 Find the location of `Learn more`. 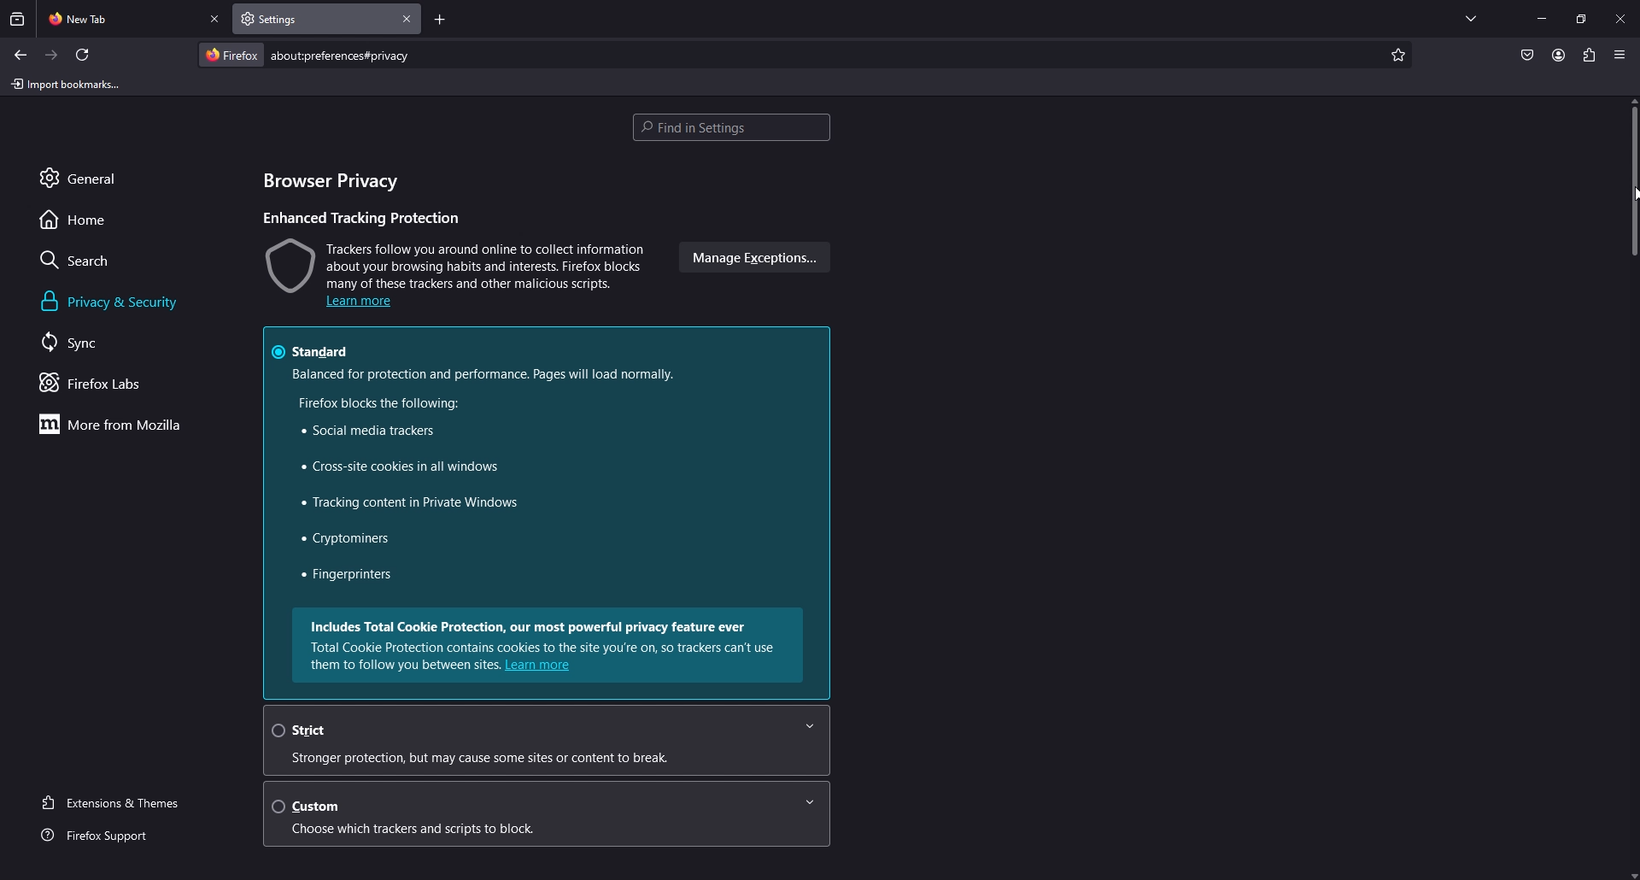

Learn more is located at coordinates (359, 303).